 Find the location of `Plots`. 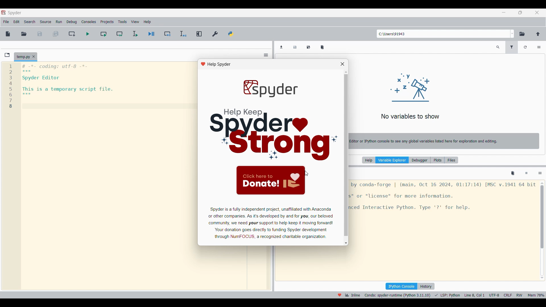

Plots is located at coordinates (437, 160).